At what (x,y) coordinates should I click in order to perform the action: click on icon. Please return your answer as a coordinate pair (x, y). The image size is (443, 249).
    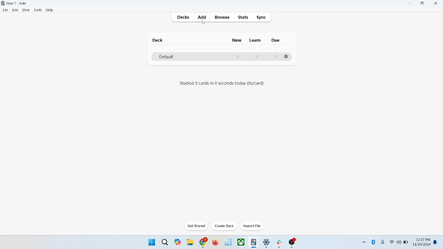
    Looking at the image, I should click on (254, 243).